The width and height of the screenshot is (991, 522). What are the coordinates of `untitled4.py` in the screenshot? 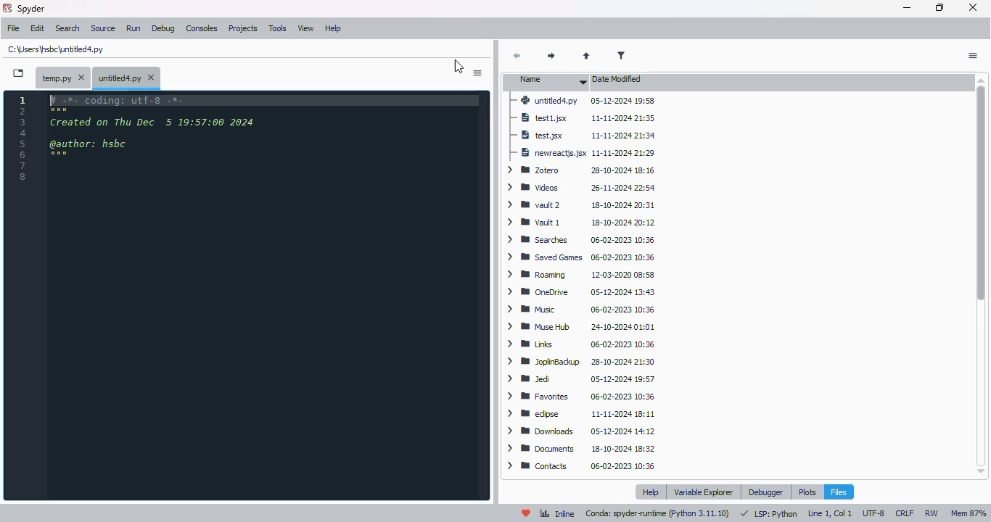 It's located at (57, 49).